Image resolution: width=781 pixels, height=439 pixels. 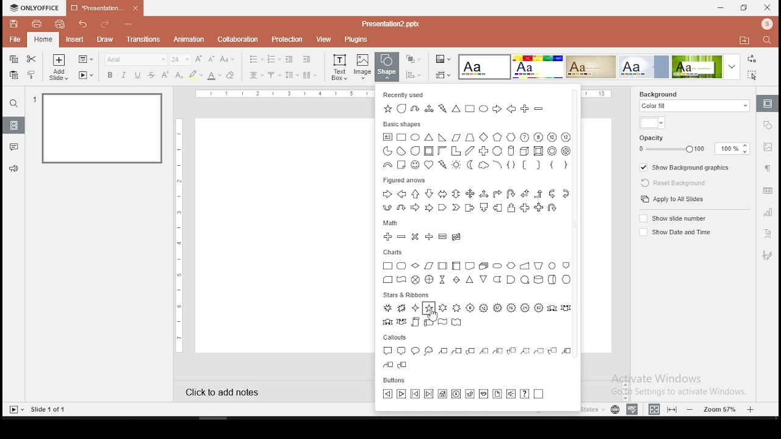 What do you see at coordinates (591, 67) in the screenshot?
I see `theme` at bounding box center [591, 67].